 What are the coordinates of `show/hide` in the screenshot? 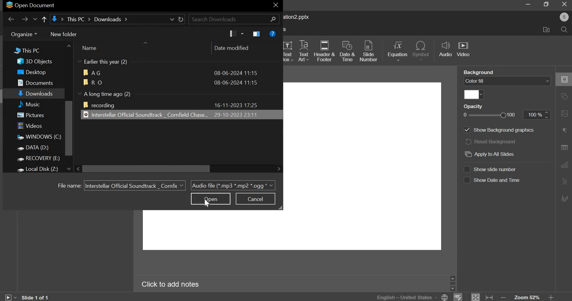 It's located at (79, 93).